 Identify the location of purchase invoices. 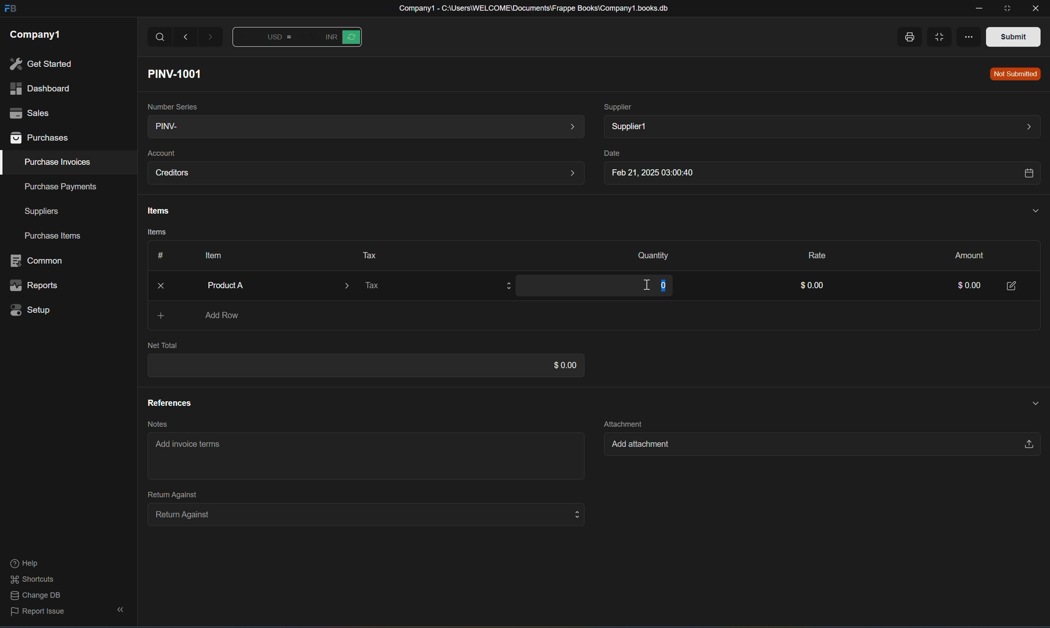
(58, 162).